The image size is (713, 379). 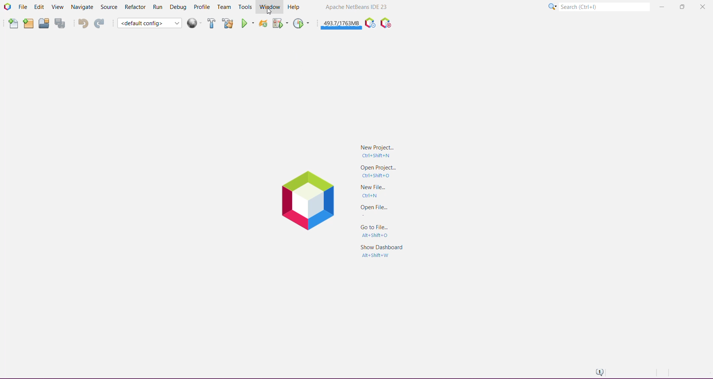 What do you see at coordinates (56, 7) in the screenshot?
I see `View` at bounding box center [56, 7].